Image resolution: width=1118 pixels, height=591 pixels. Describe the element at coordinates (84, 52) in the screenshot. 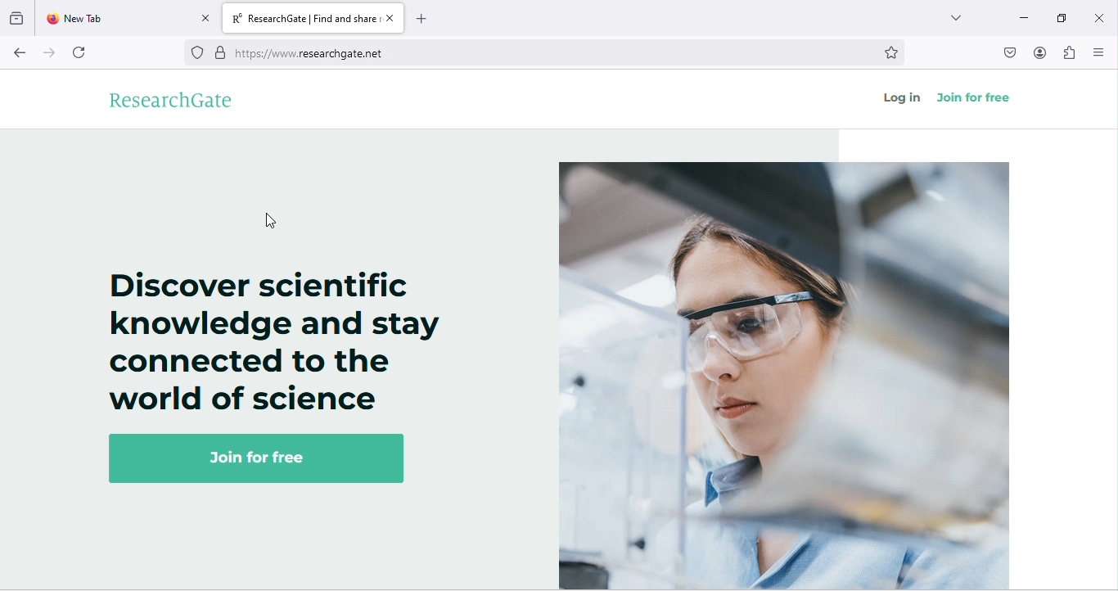

I see `refresh` at that location.